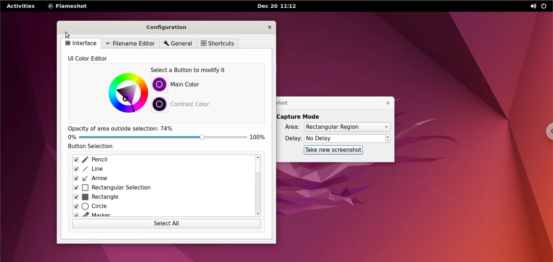 Image resolution: width=553 pixels, height=262 pixels. I want to click on configuration , so click(172, 28).